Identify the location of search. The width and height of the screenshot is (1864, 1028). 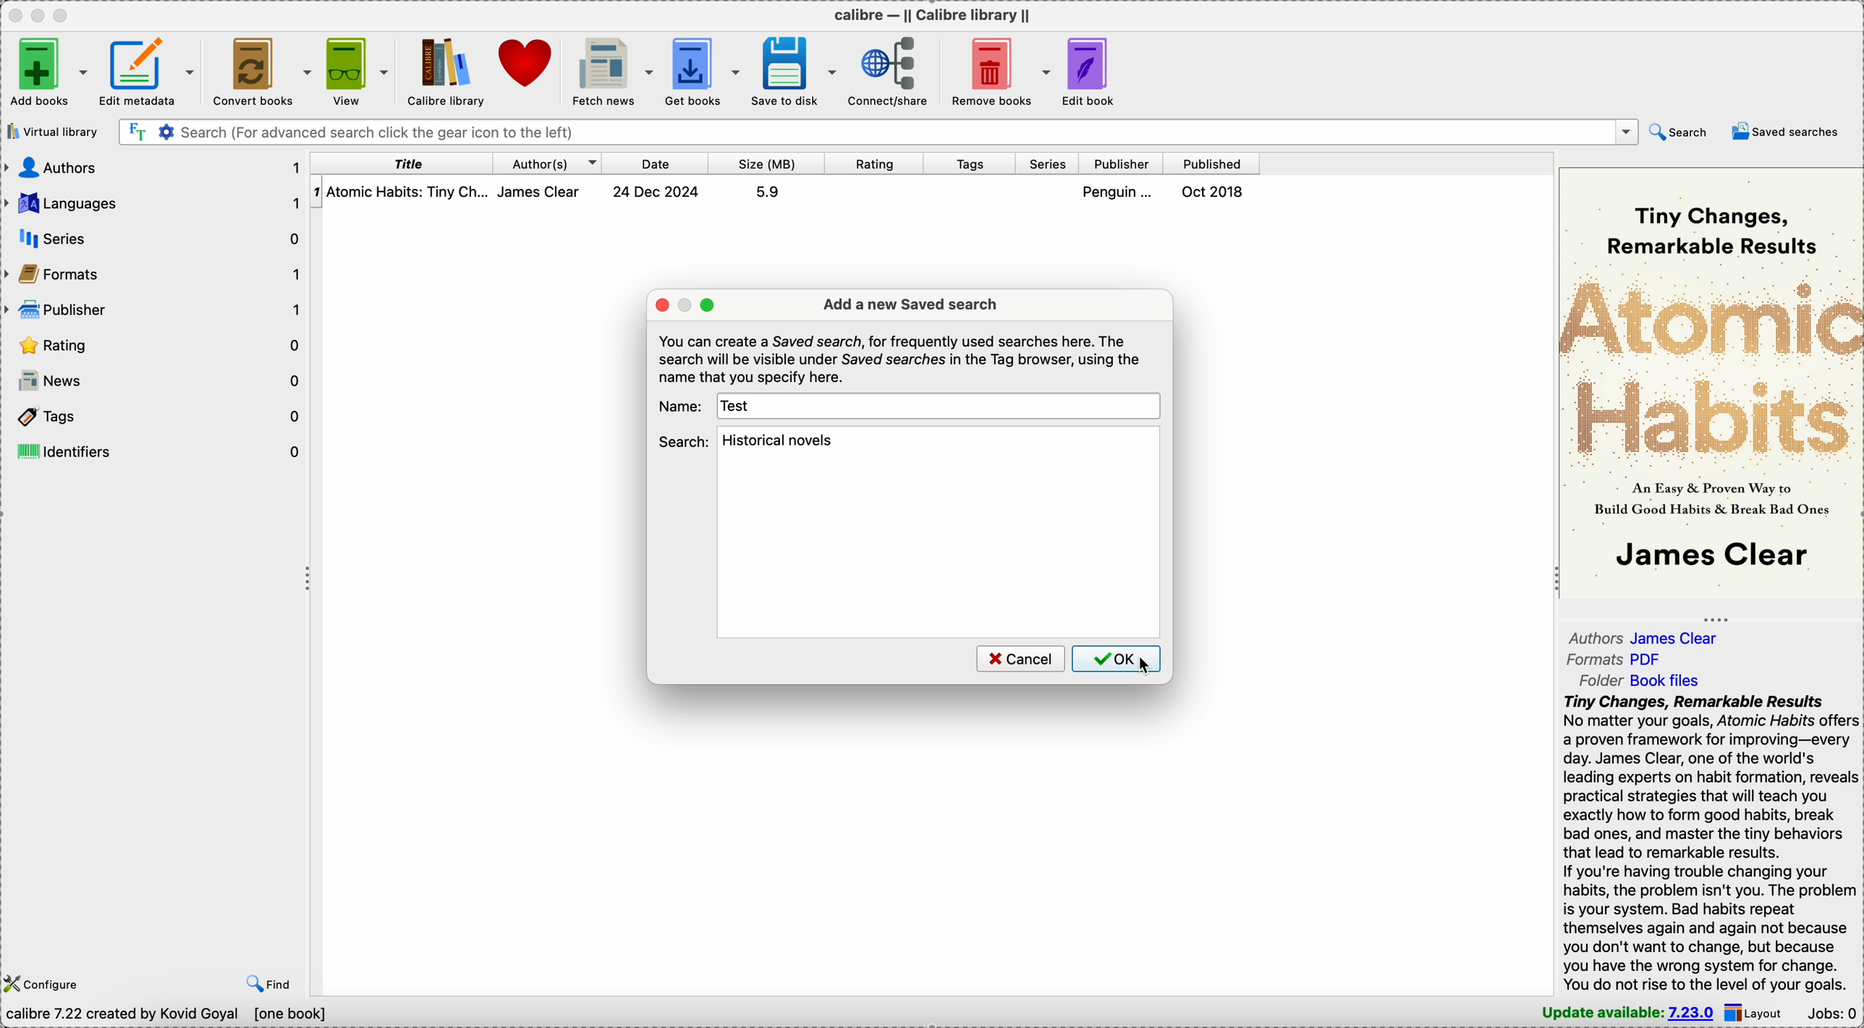
(1678, 131).